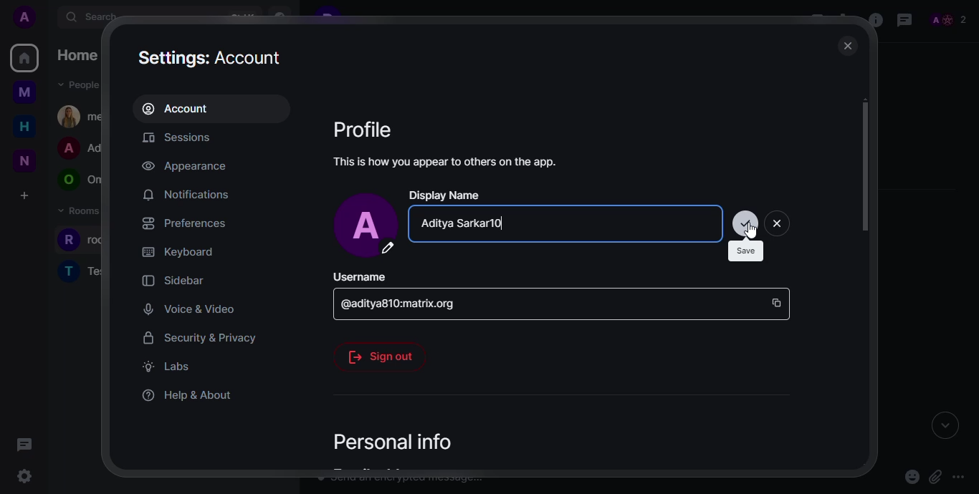  Describe the element at coordinates (387, 442) in the screenshot. I see `personal info` at that location.